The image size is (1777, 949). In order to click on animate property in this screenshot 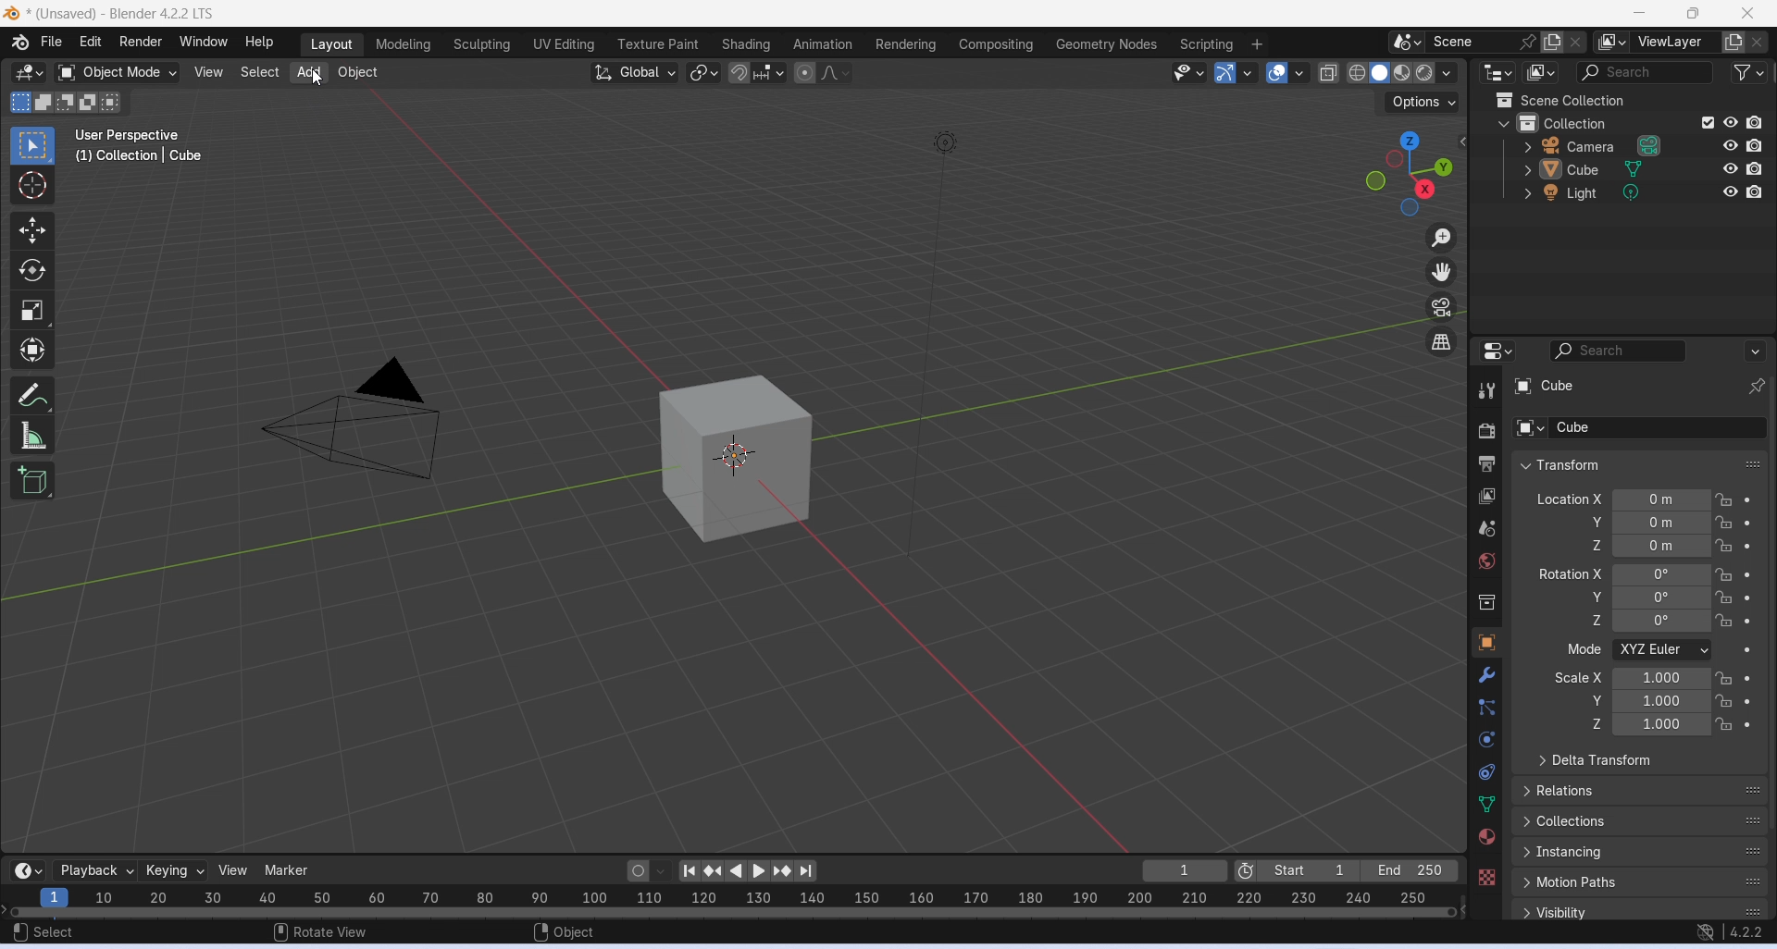, I will do `click(1746, 574)`.